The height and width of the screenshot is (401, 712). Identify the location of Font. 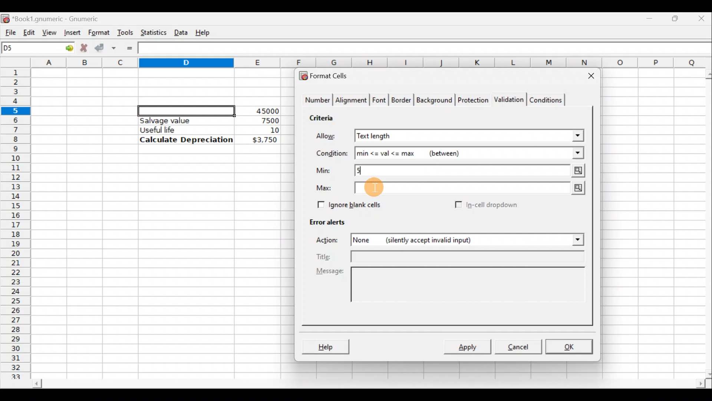
(380, 101).